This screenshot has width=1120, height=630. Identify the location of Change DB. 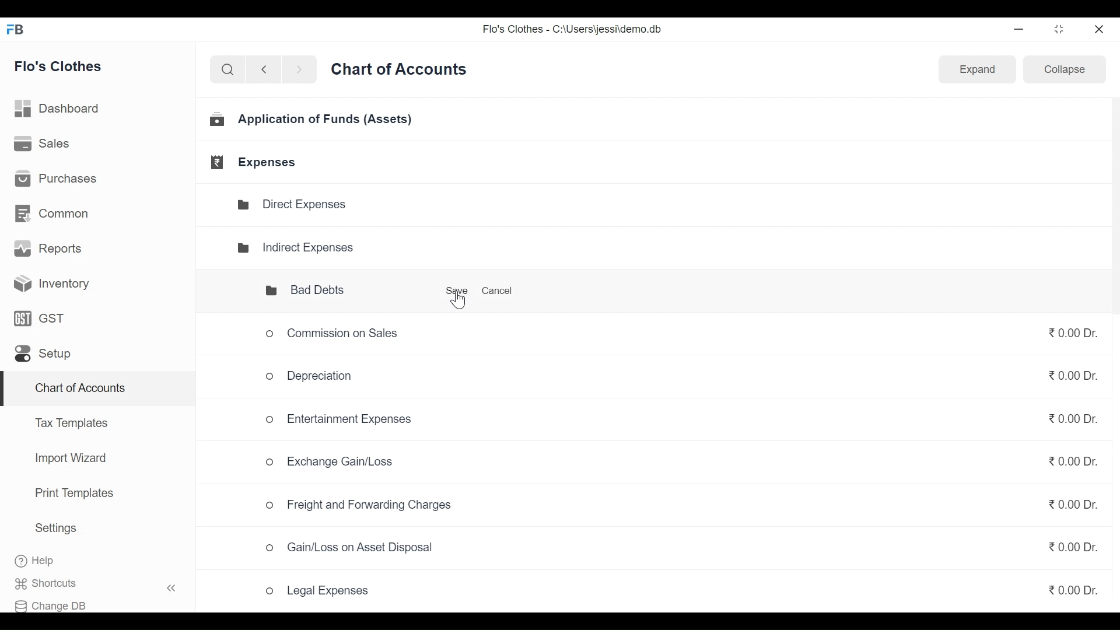
(57, 603).